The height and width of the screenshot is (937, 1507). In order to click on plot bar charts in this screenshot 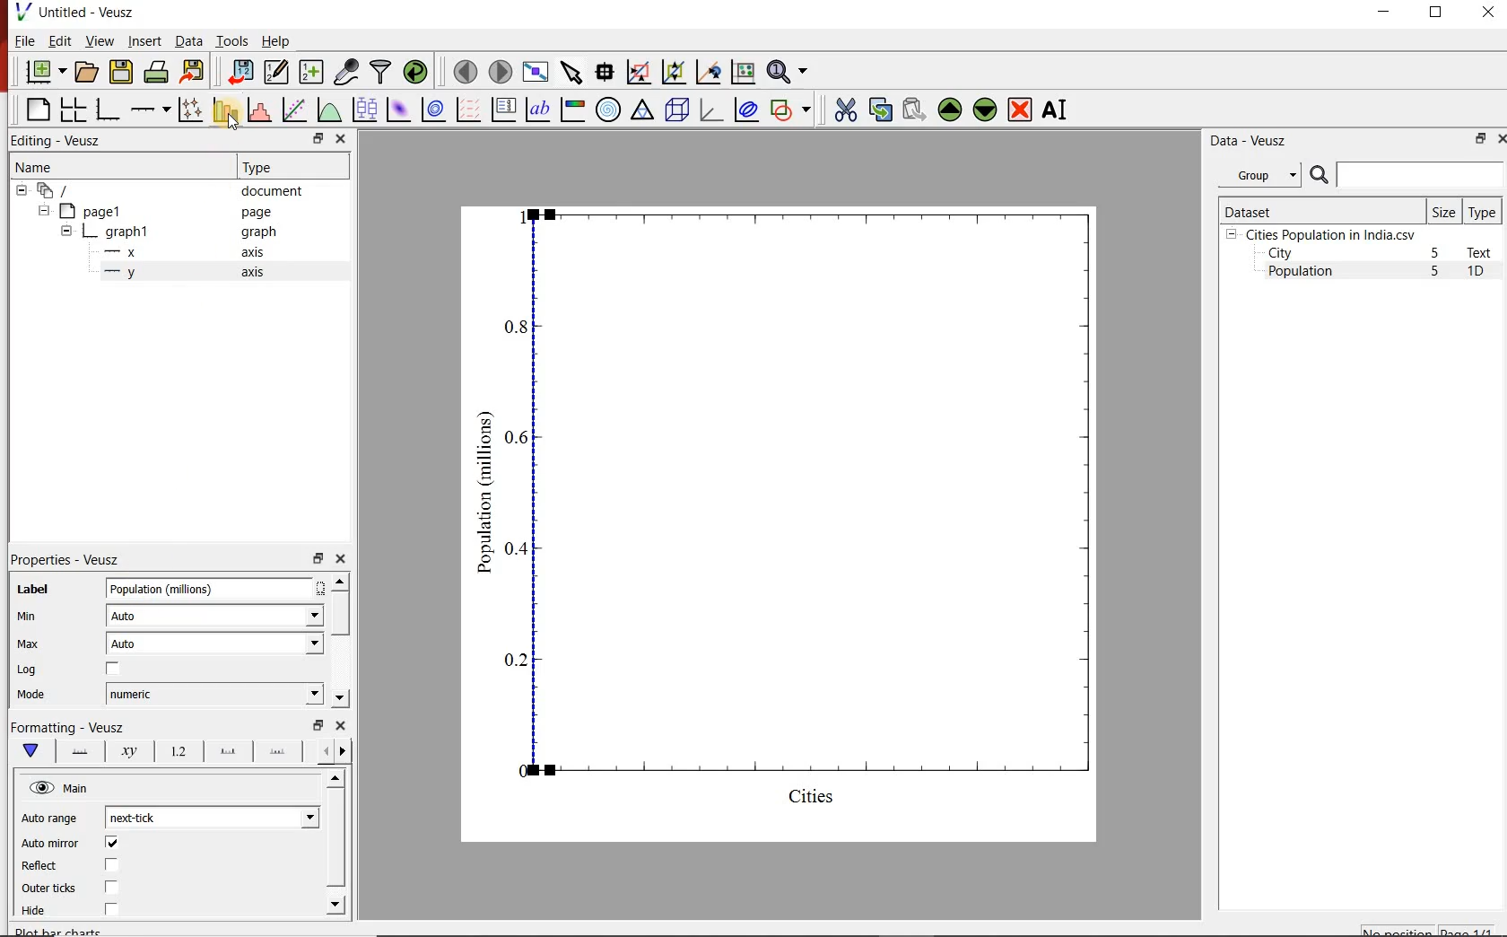, I will do `click(222, 109)`.